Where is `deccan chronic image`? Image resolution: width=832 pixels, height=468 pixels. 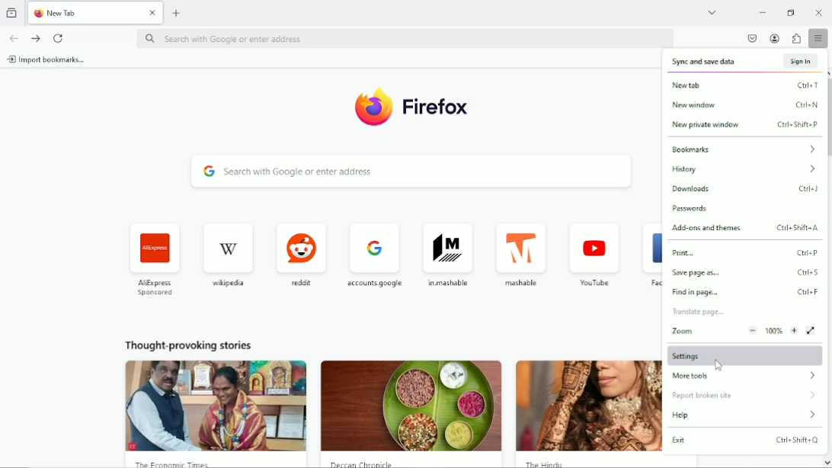
deccan chronic image is located at coordinates (411, 405).